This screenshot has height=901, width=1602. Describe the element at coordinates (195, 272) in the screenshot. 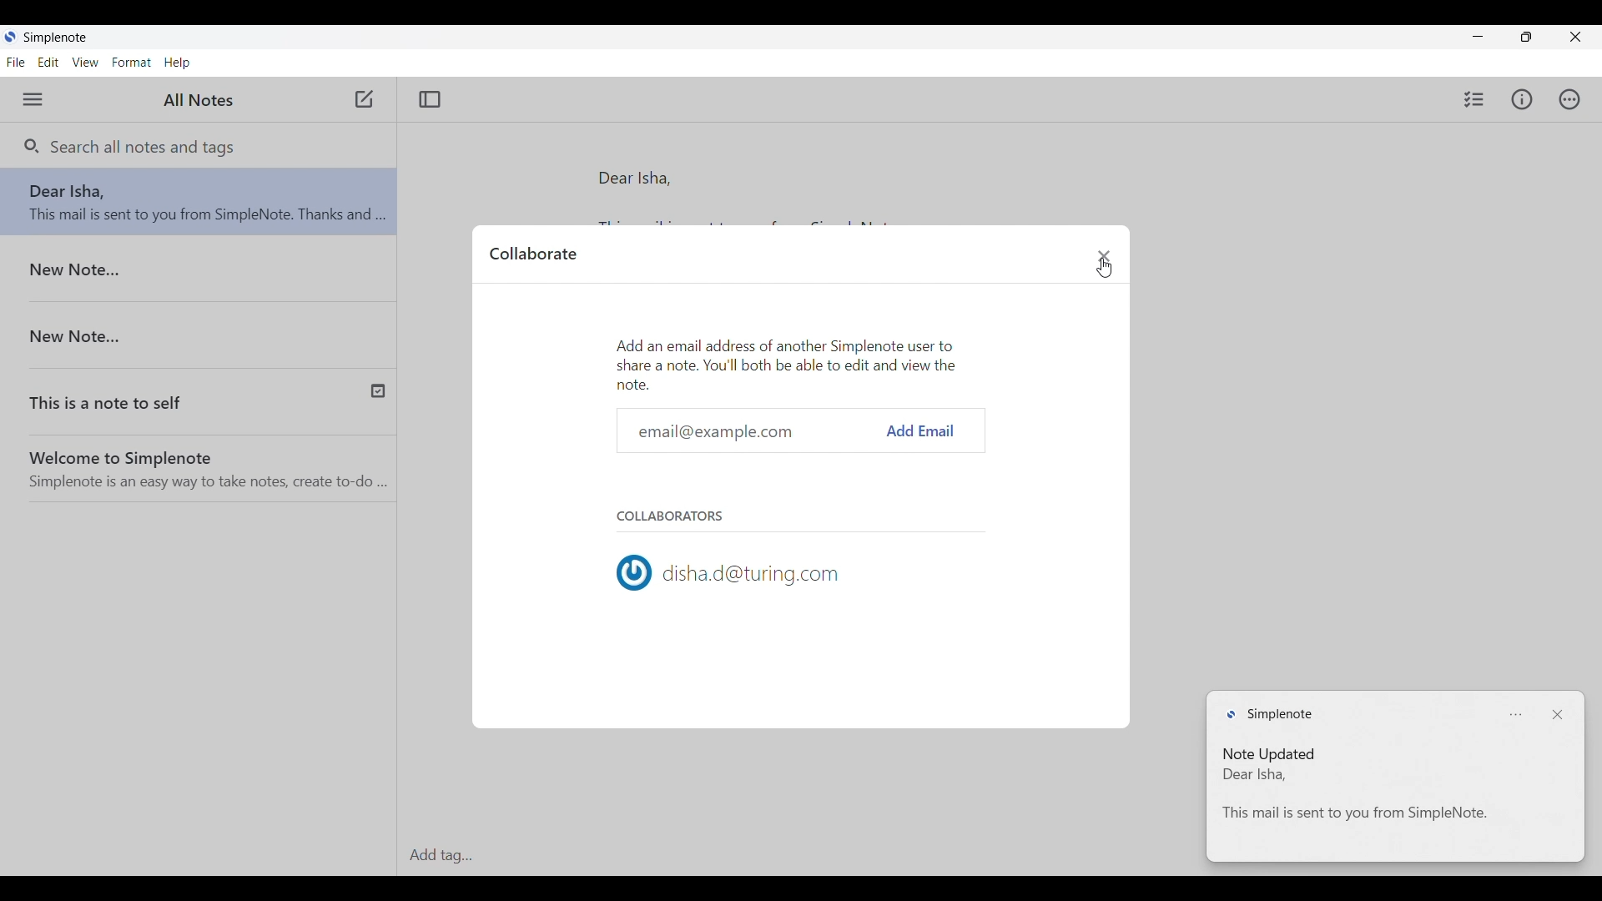

I see `New Note...` at that location.